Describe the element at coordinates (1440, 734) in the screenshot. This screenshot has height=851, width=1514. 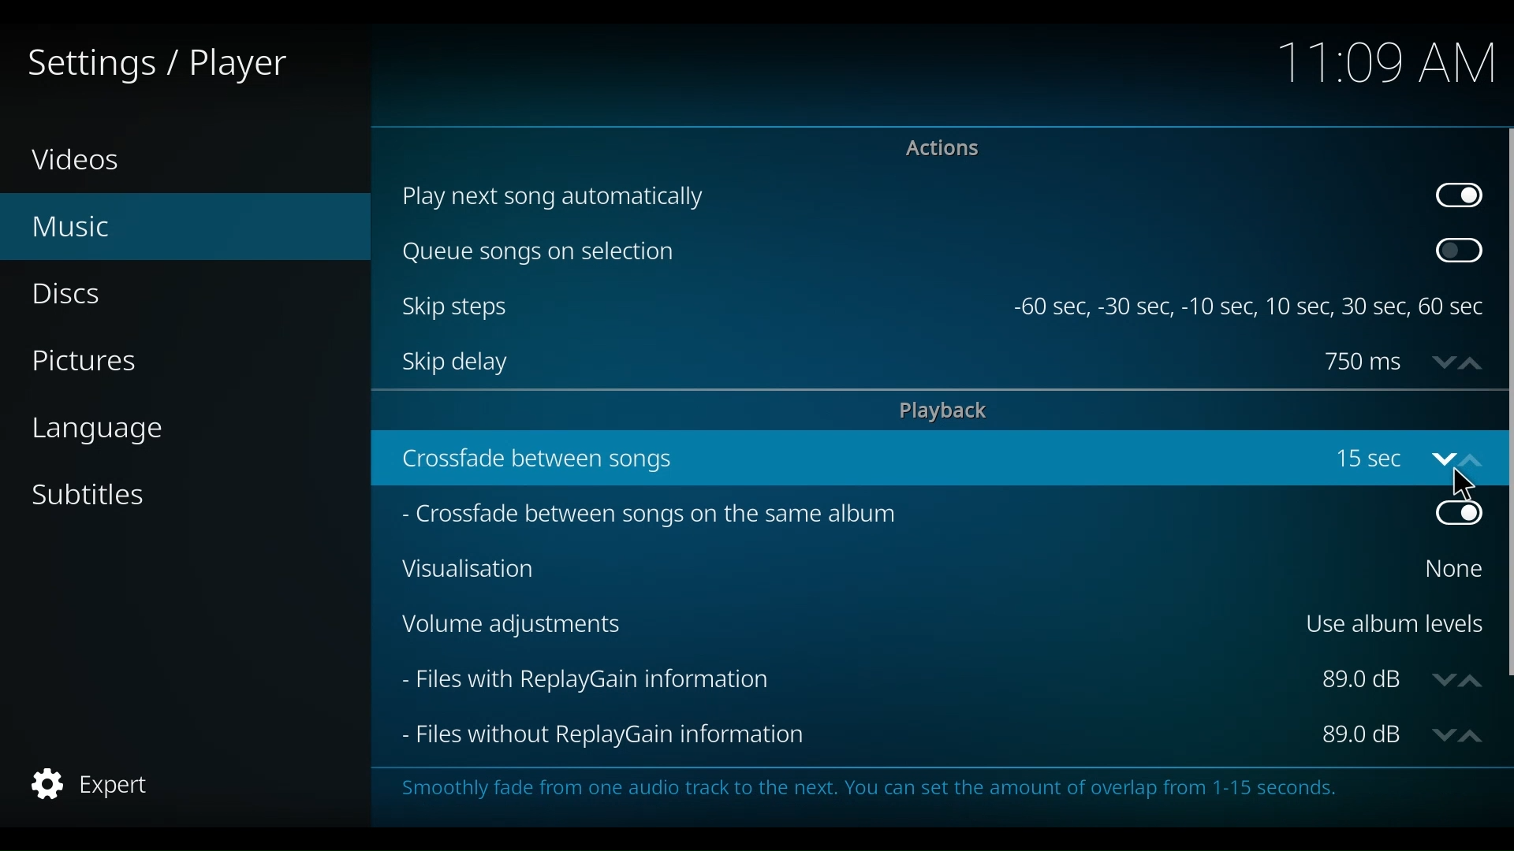
I see `Down` at that location.